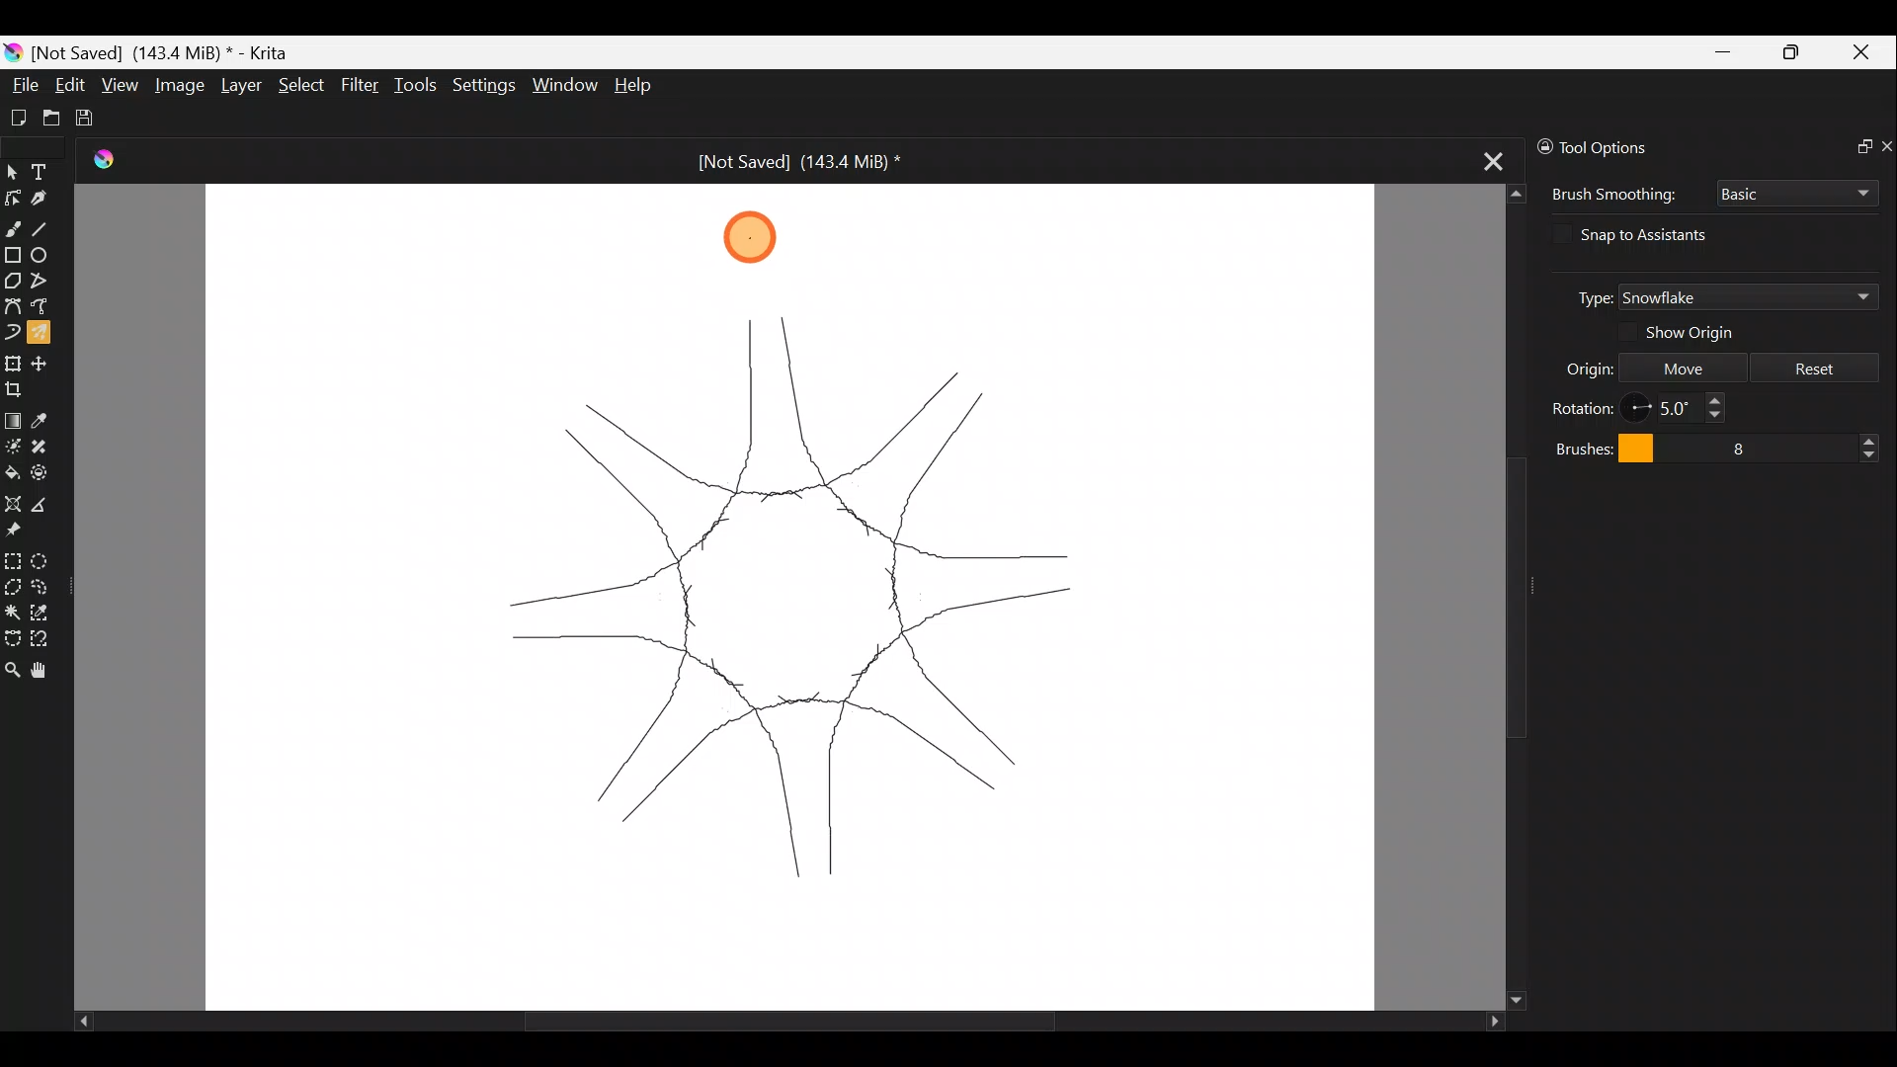 The width and height of the screenshot is (1897, 1067). I want to click on Text tool, so click(43, 172).